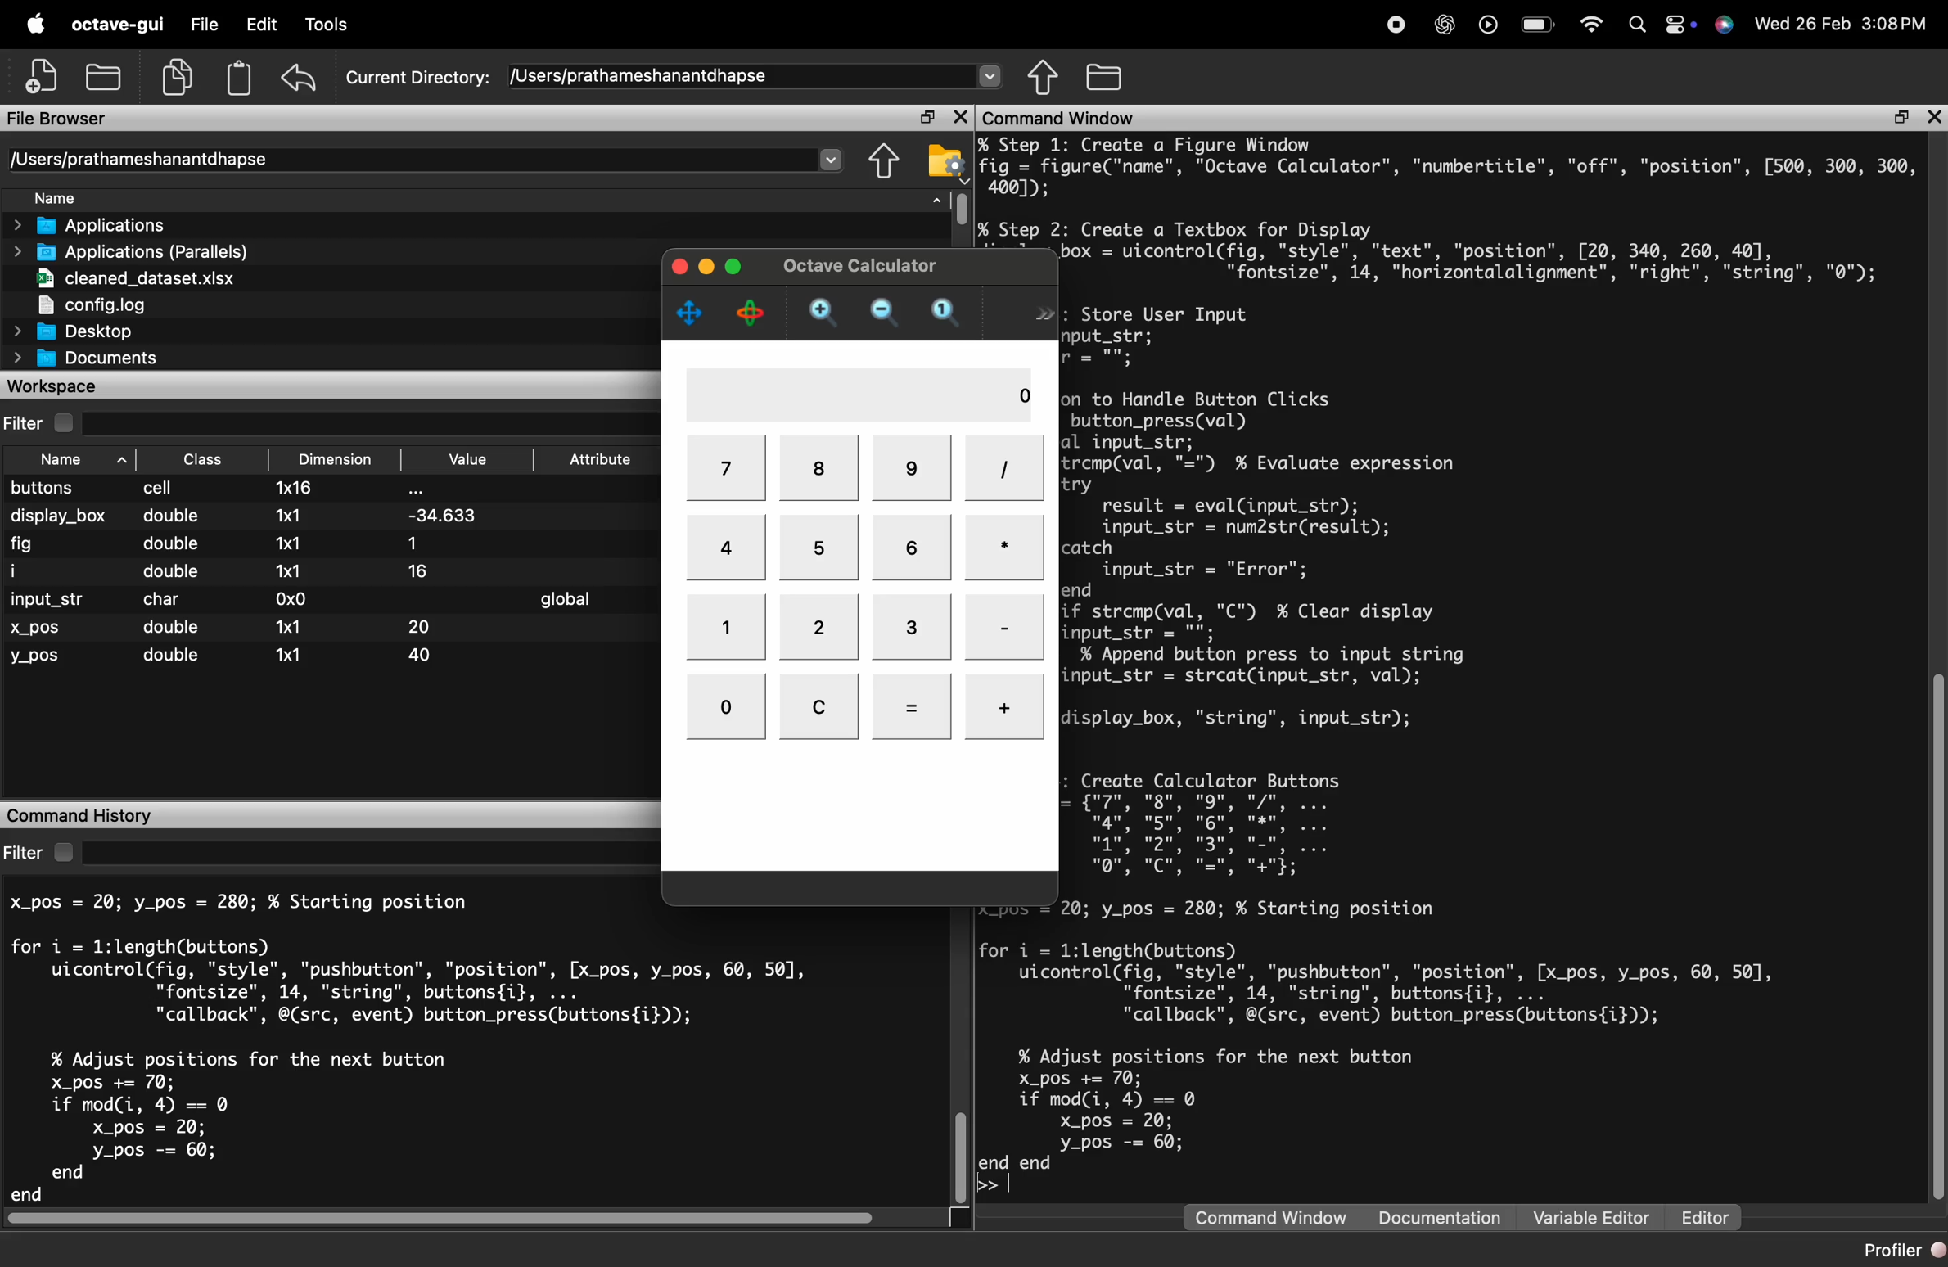  I want to click on Dimension, so click(333, 458).